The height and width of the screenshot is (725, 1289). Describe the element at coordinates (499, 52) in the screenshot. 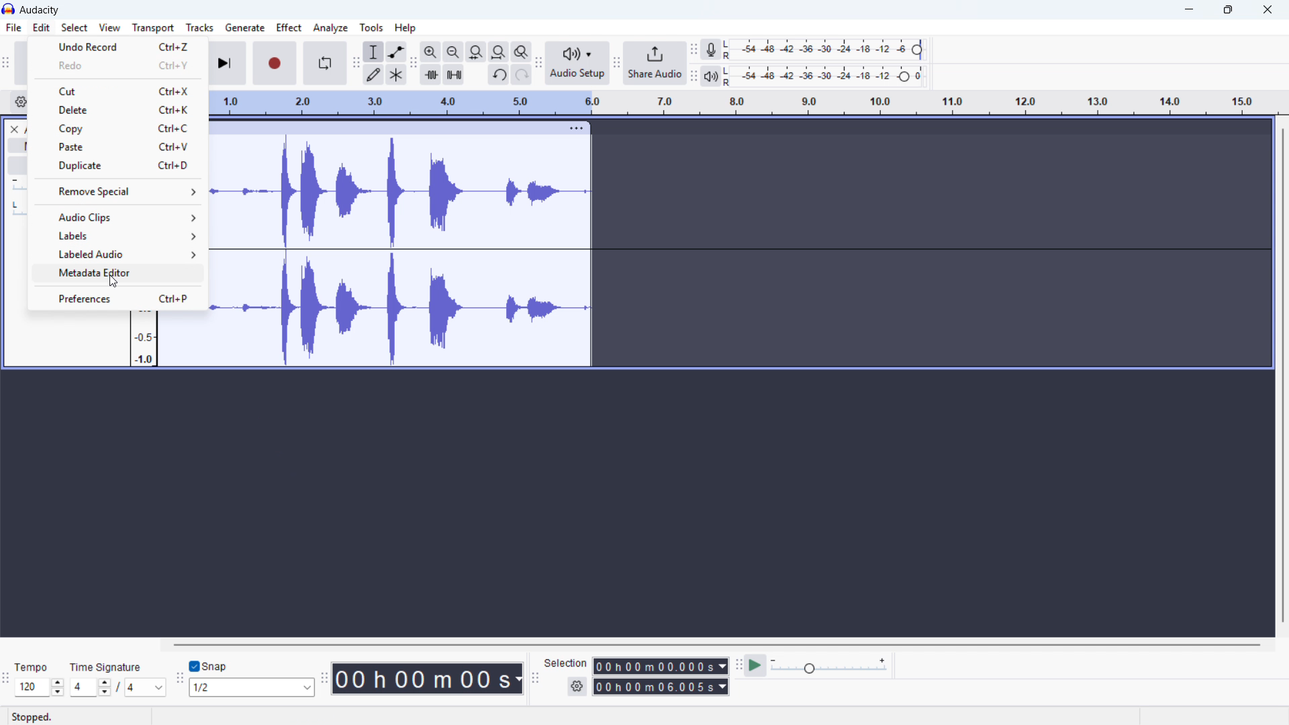

I see `fit project to width` at that location.